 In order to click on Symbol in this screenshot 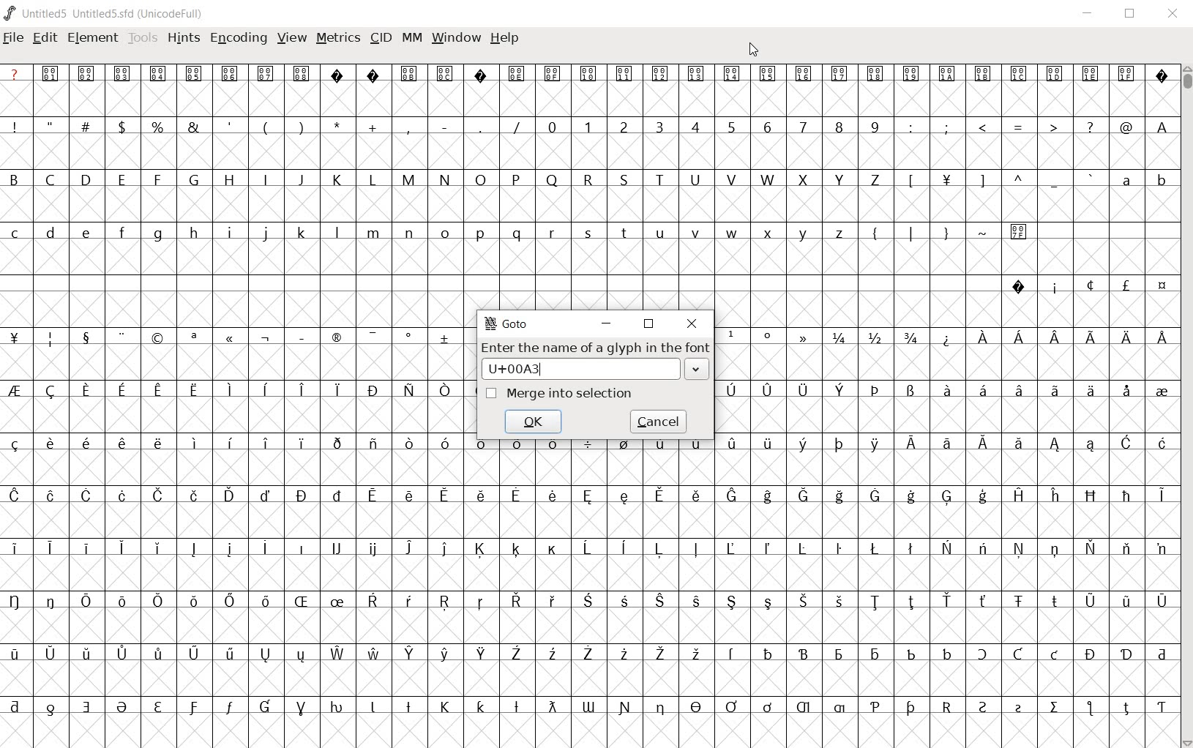, I will do `click(265, 442)`.